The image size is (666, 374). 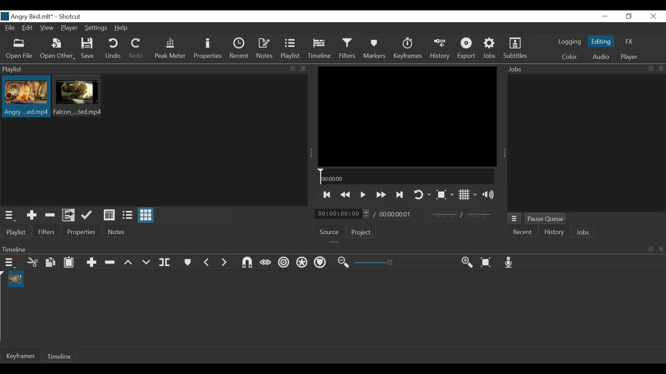 I want to click on Clip, so click(x=17, y=279).